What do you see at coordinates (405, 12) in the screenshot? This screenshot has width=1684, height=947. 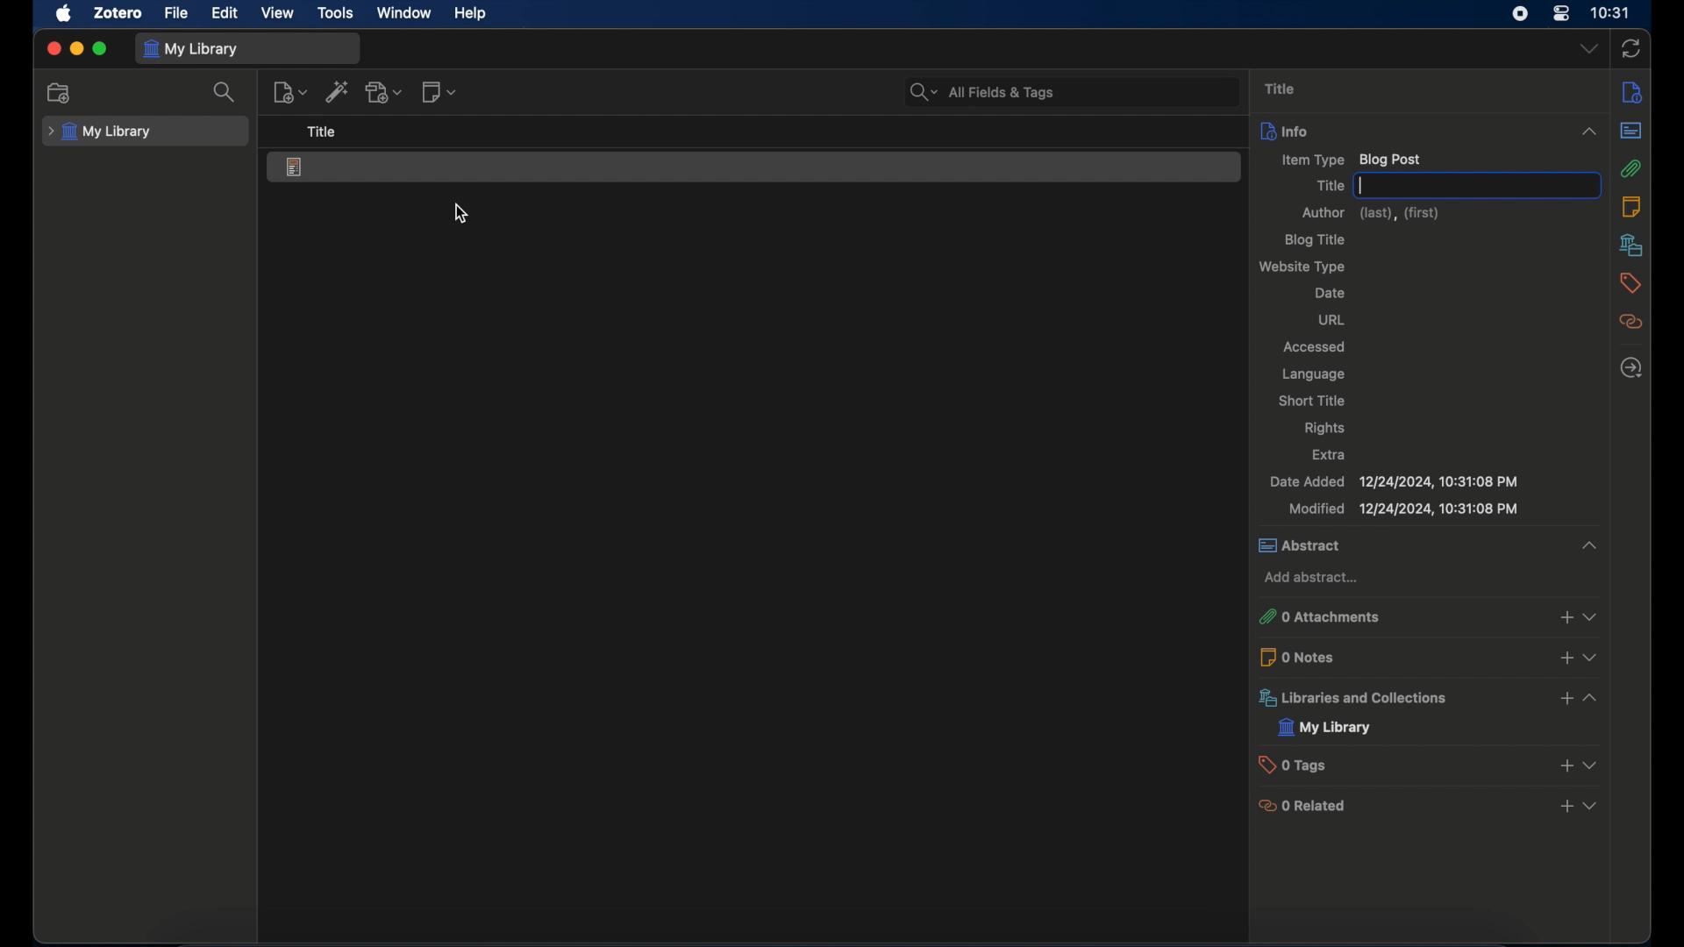 I see `window` at bounding box center [405, 12].